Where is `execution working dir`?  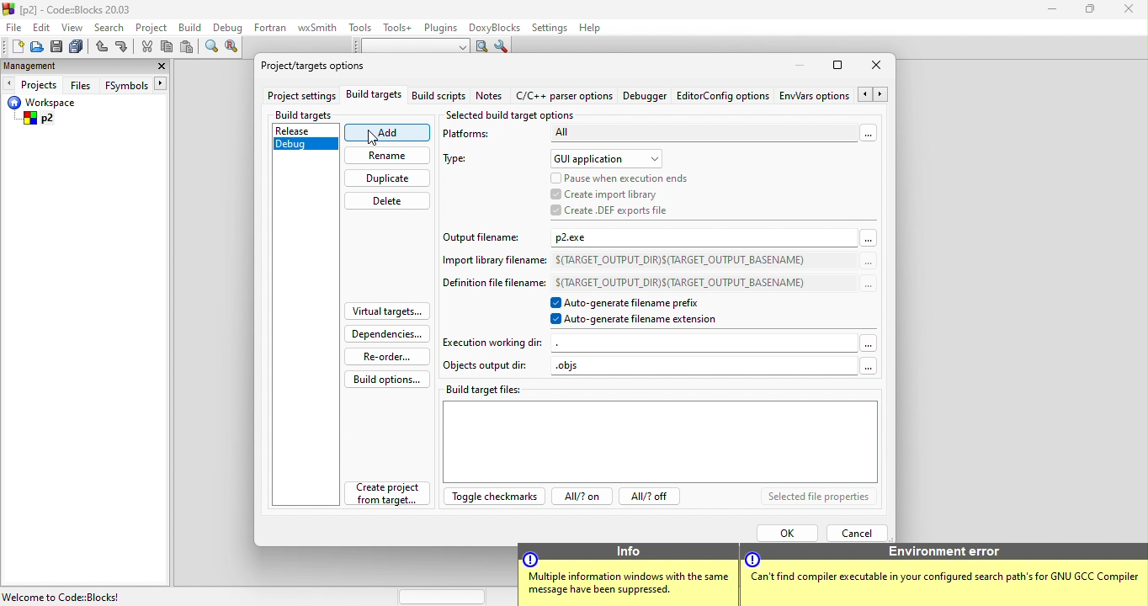 execution working dir is located at coordinates (663, 343).